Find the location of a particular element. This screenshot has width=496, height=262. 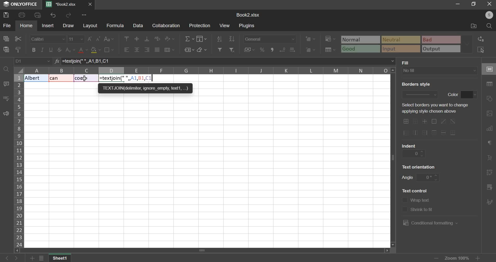

select is located at coordinates (484, 50).